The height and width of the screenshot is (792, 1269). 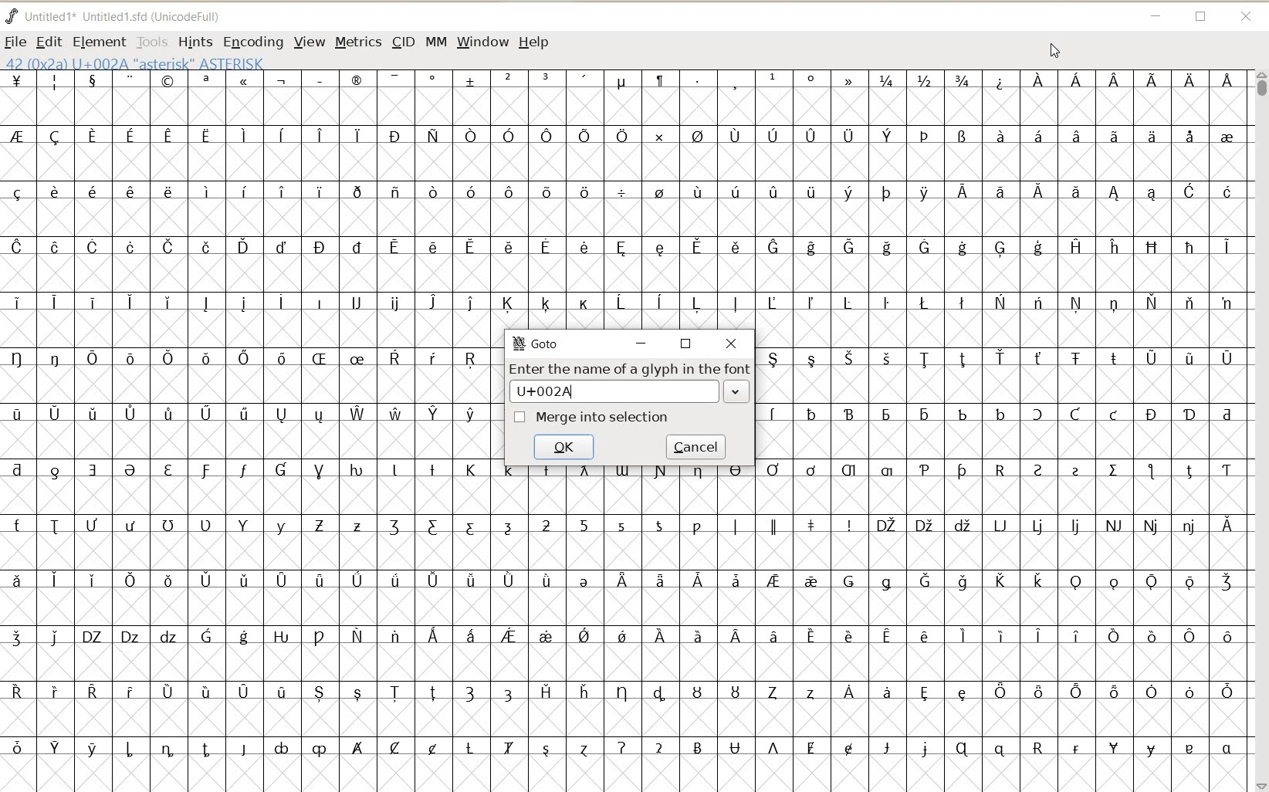 What do you see at coordinates (563, 446) in the screenshot?
I see `ok` at bounding box center [563, 446].